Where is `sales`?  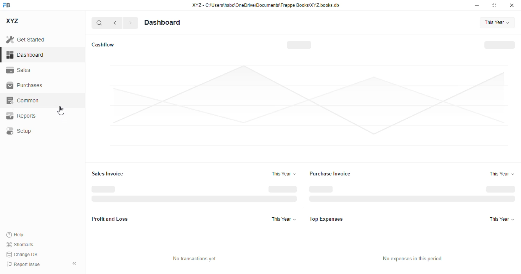
sales is located at coordinates (19, 70).